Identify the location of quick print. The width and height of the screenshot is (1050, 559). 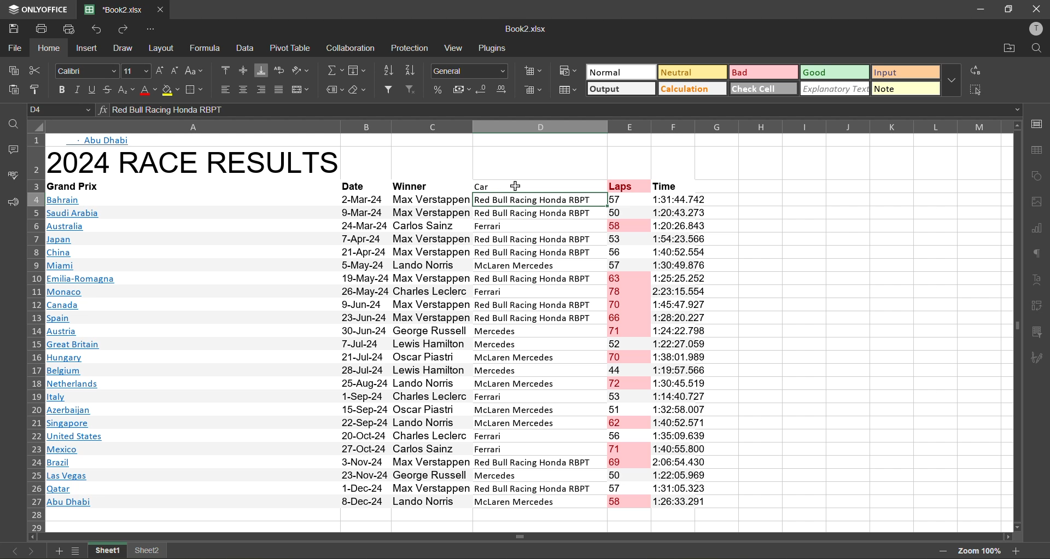
(69, 27).